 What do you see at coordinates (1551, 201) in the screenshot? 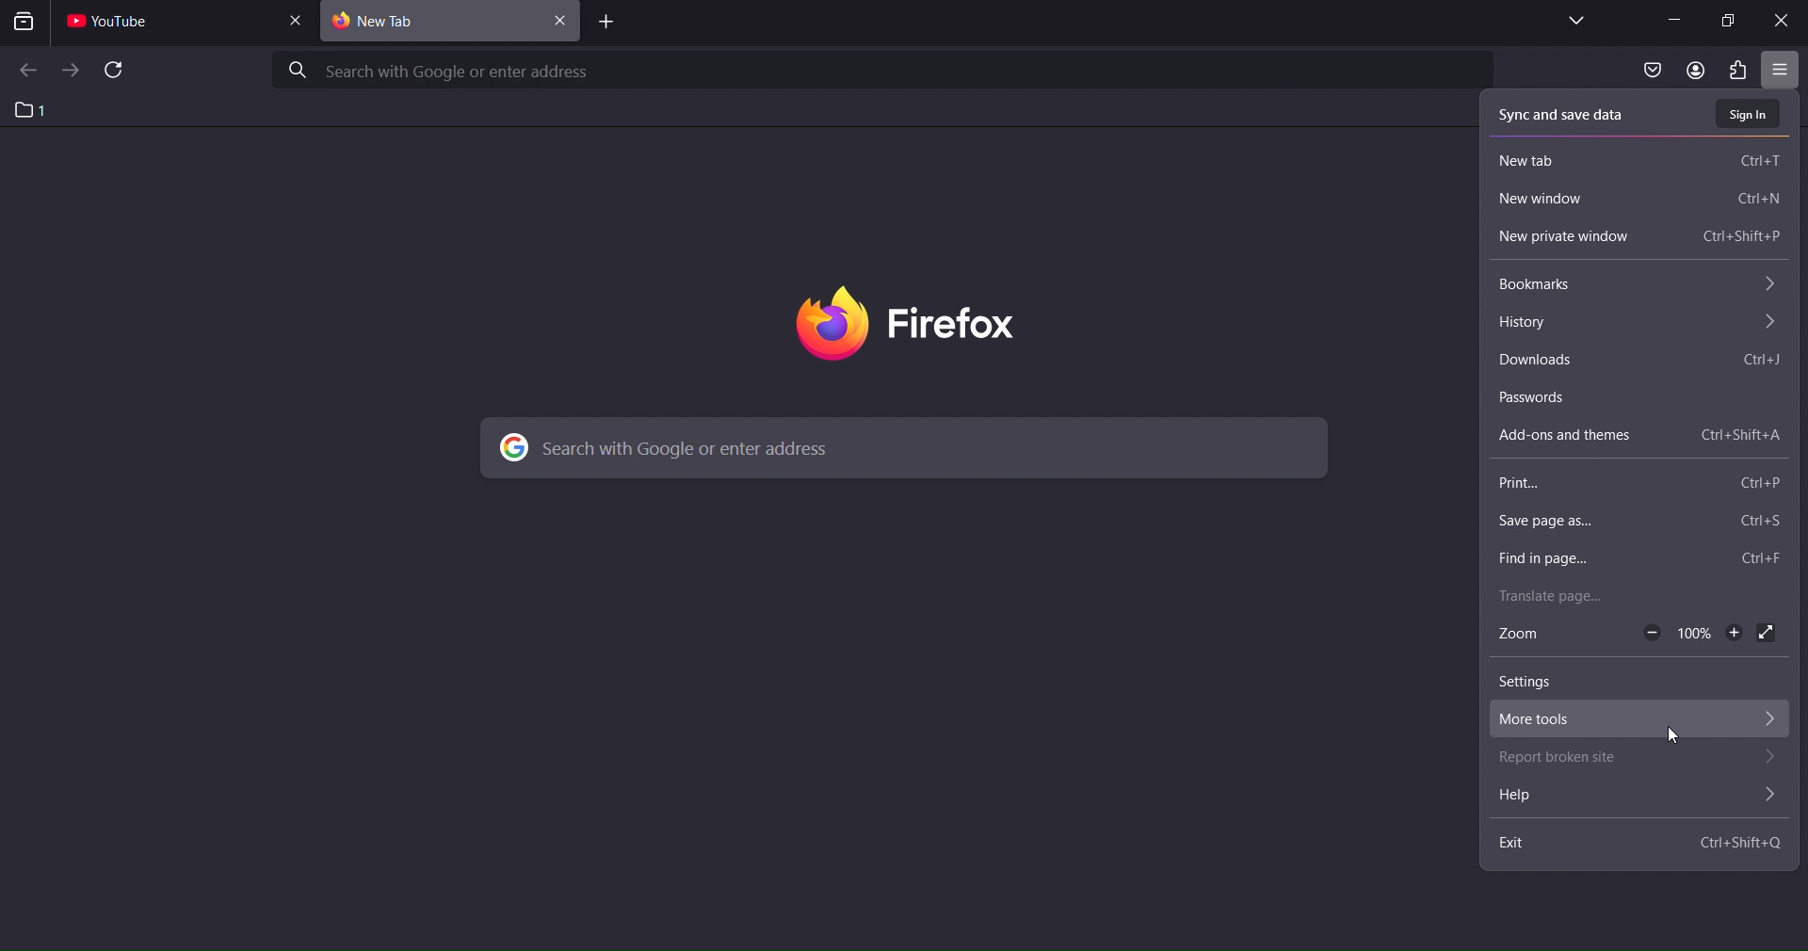
I see `new window` at bounding box center [1551, 201].